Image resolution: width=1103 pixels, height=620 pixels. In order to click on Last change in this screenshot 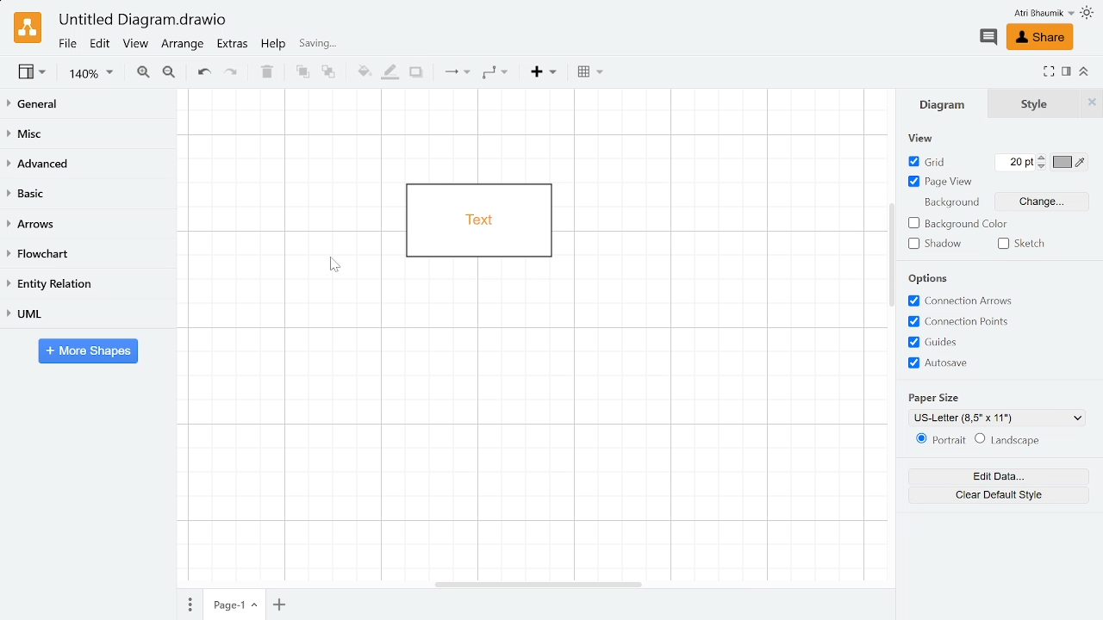, I will do `click(364, 47)`.